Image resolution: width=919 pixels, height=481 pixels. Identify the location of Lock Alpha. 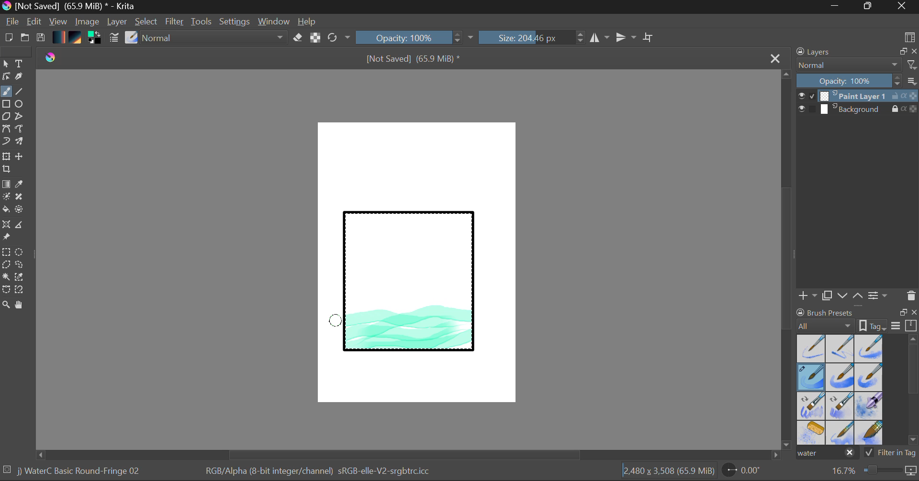
(314, 38).